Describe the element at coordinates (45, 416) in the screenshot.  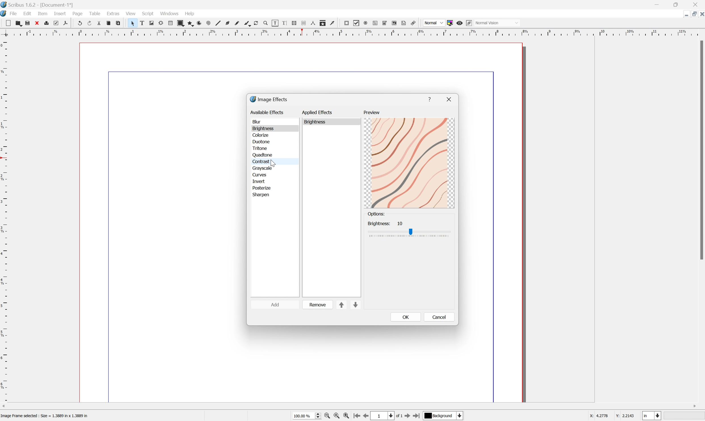
I see `Image Frame selected : Size = 1.3889 in x 1.3889 in` at that location.